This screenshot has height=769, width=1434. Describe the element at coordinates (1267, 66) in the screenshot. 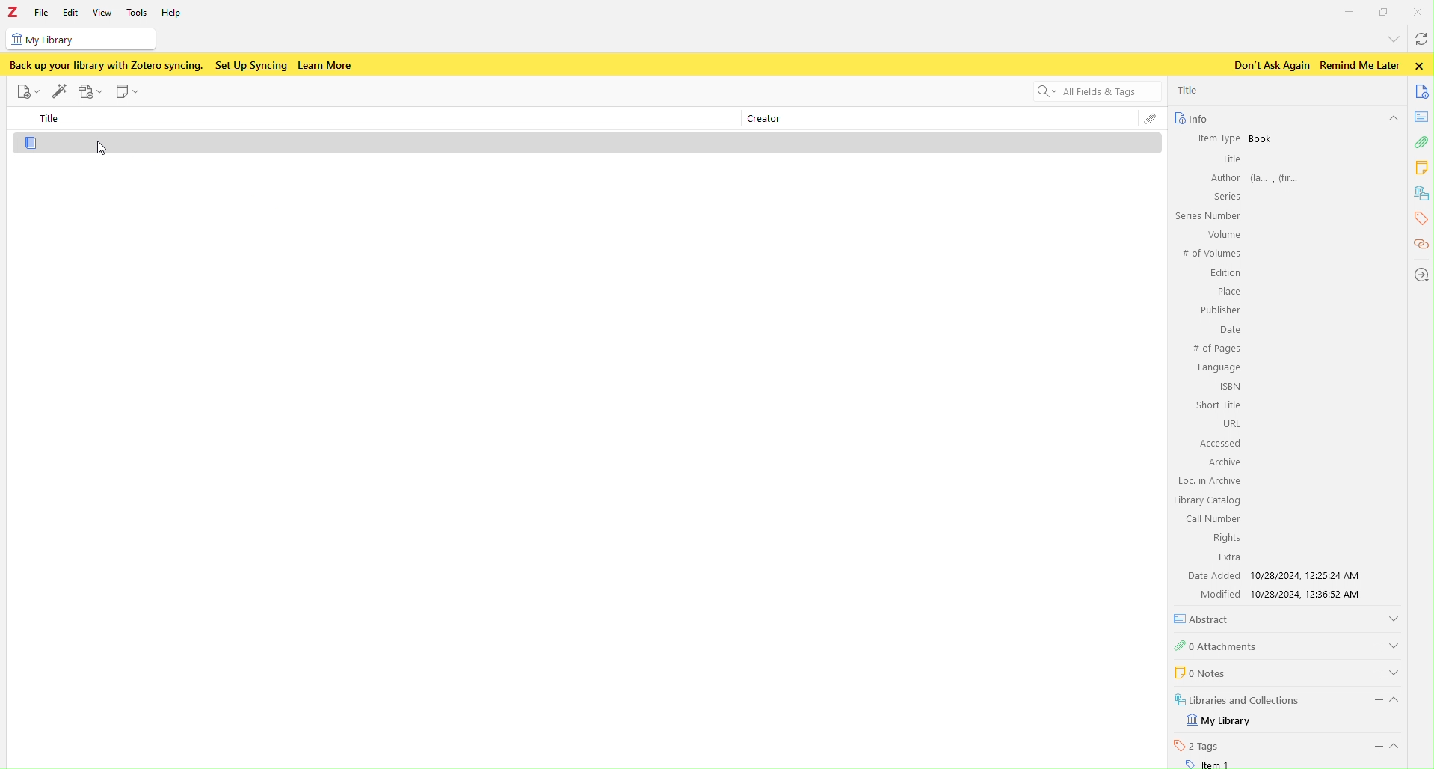

I see `Don’t Ask Again` at that location.